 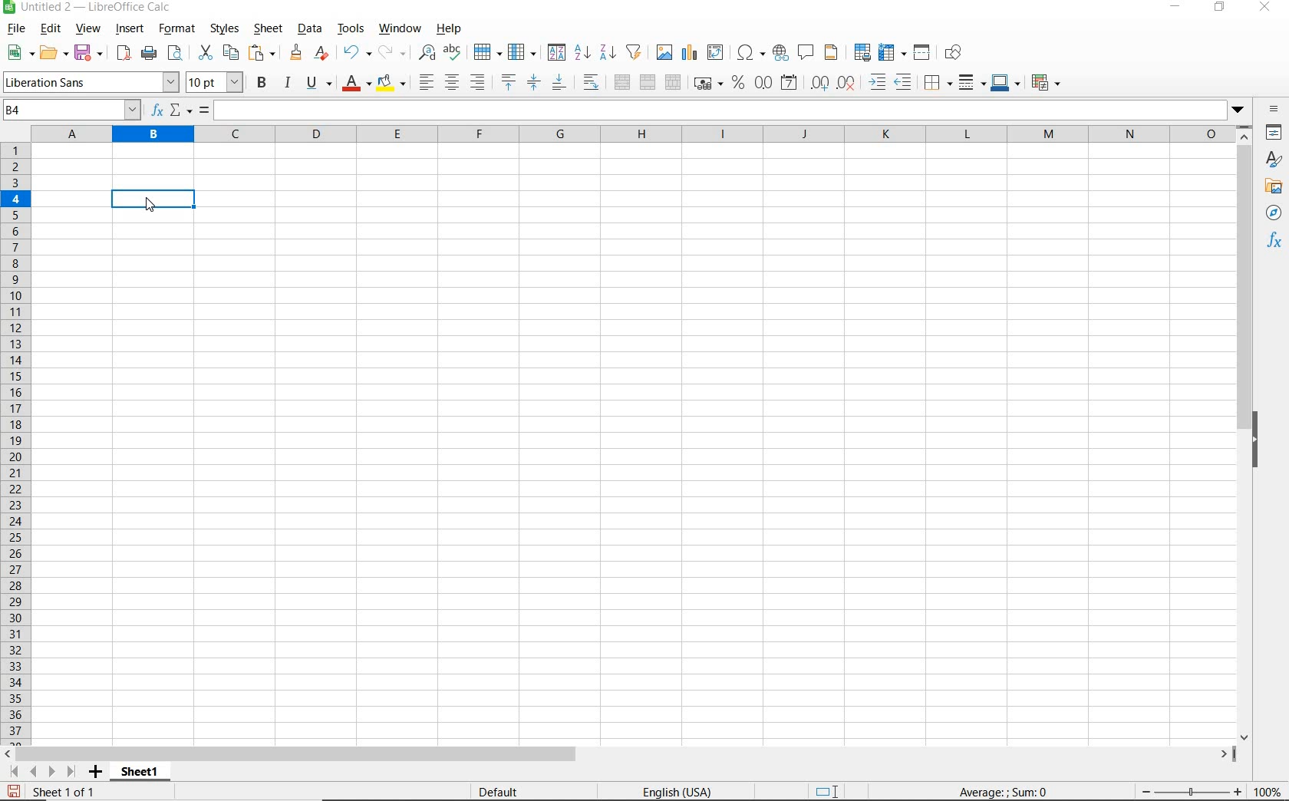 What do you see at coordinates (621, 754) in the screenshot?
I see `scrollbar` at bounding box center [621, 754].